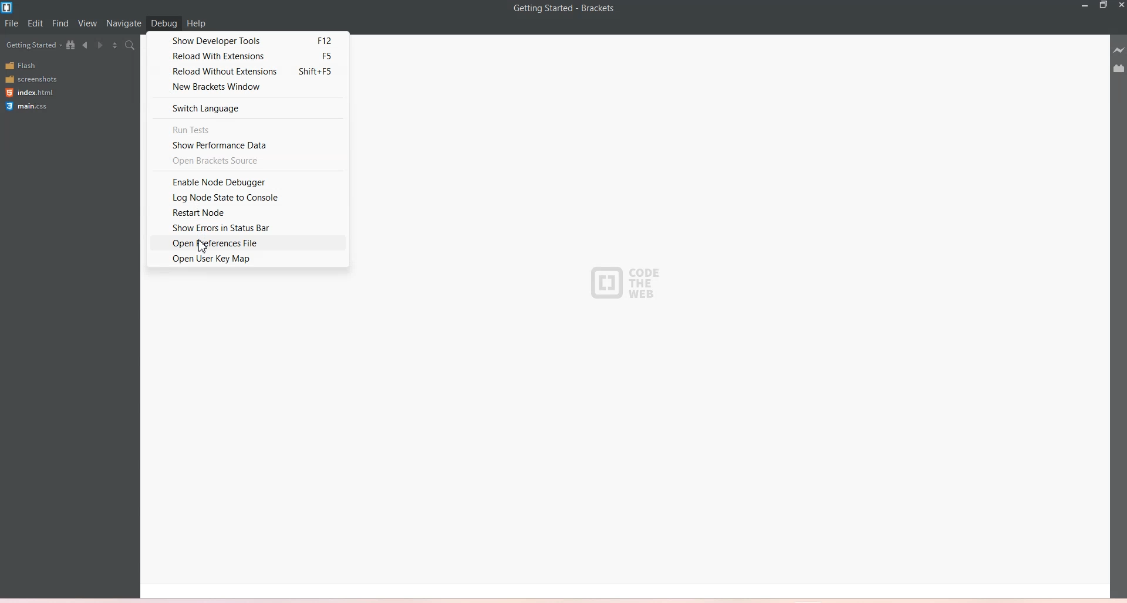 The height and width of the screenshot is (603, 1127). Describe the element at coordinates (1119, 69) in the screenshot. I see `Extension Manager` at that location.